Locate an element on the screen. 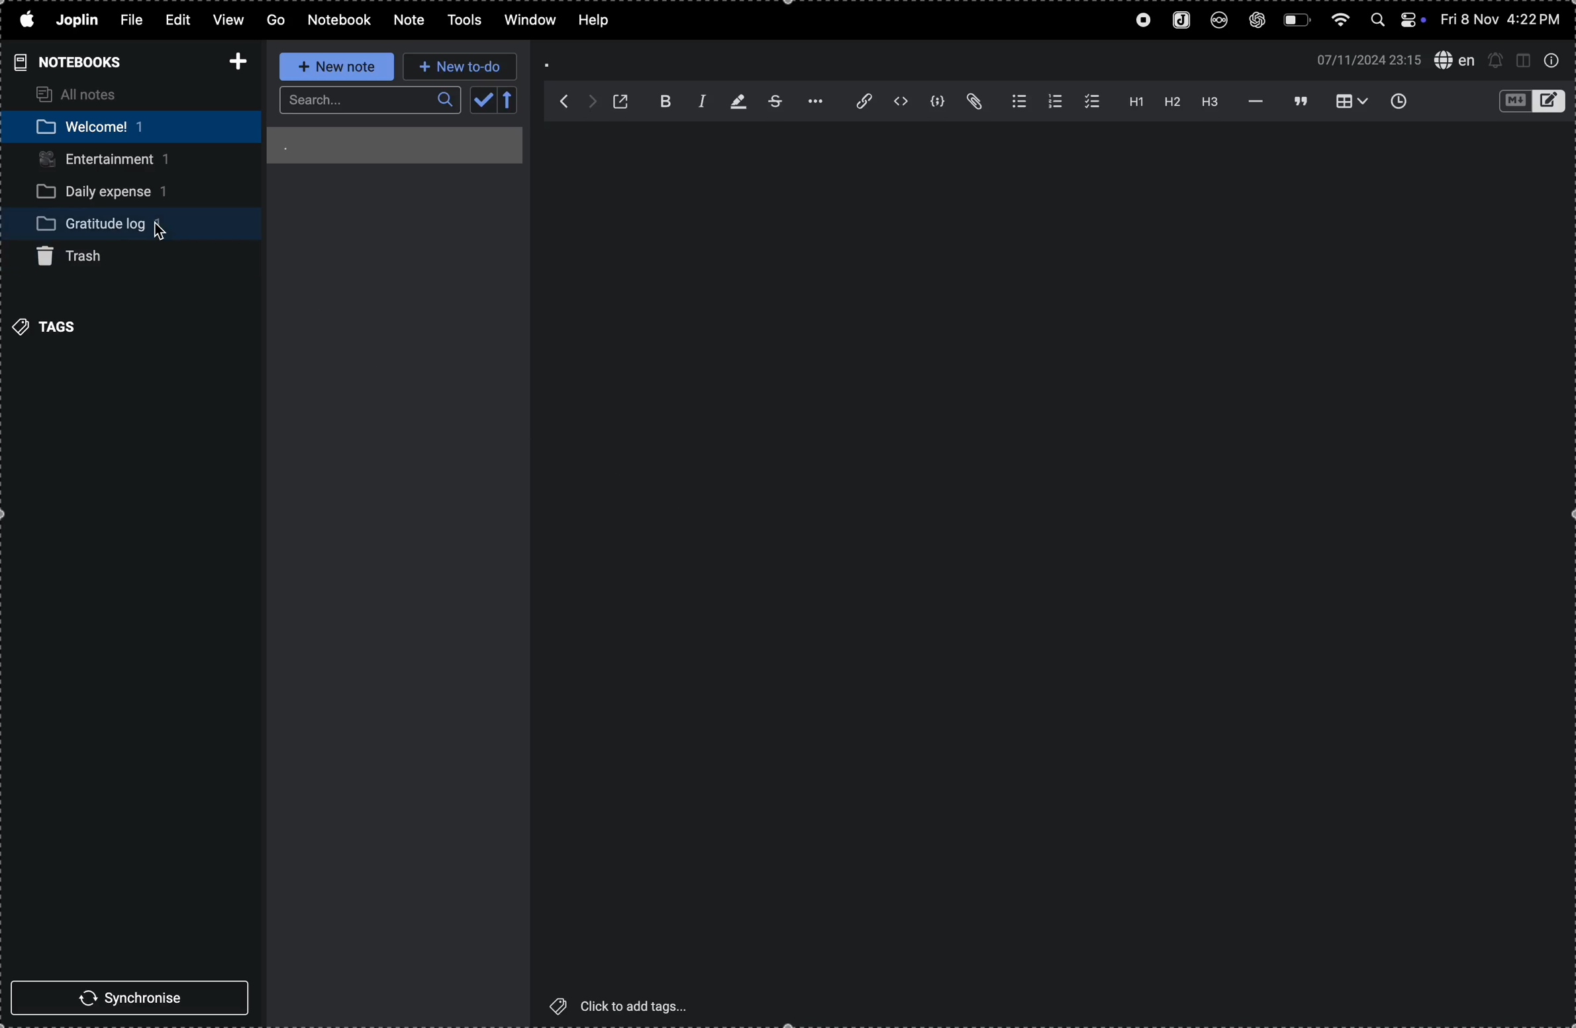 The height and width of the screenshot is (1028, 1576). tools is located at coordinates (468, 20).